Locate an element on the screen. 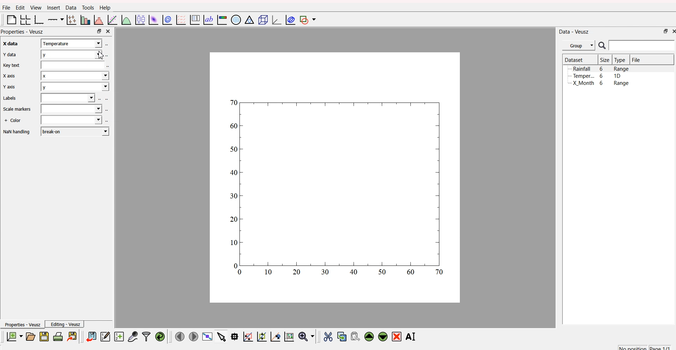 The width and height of the screenshot is (676, 350). save a document is located at coordinates (43, 336).